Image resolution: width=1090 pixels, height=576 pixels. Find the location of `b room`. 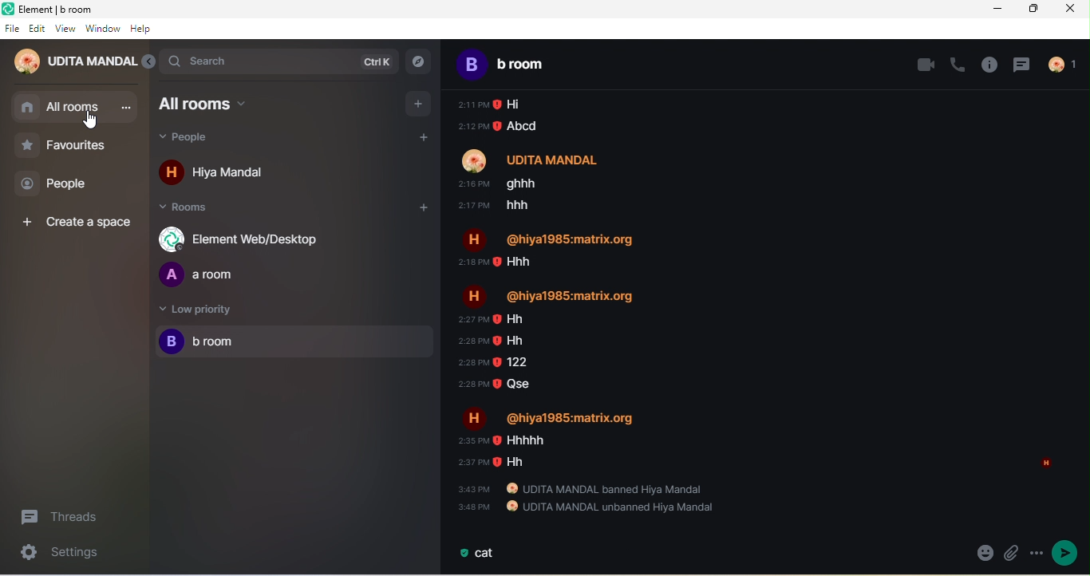

b room is located at coordinates (295, 343).